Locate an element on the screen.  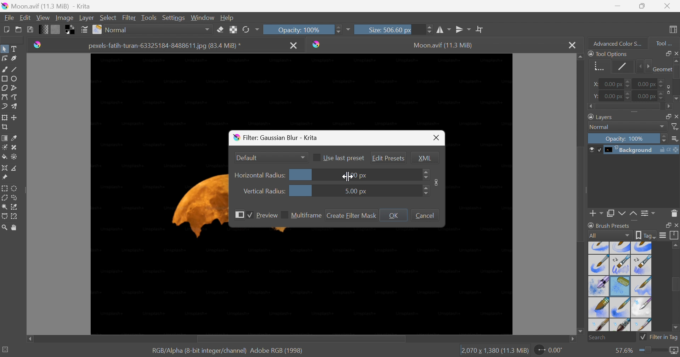
Scroll up is located at coordinates (580, 57).